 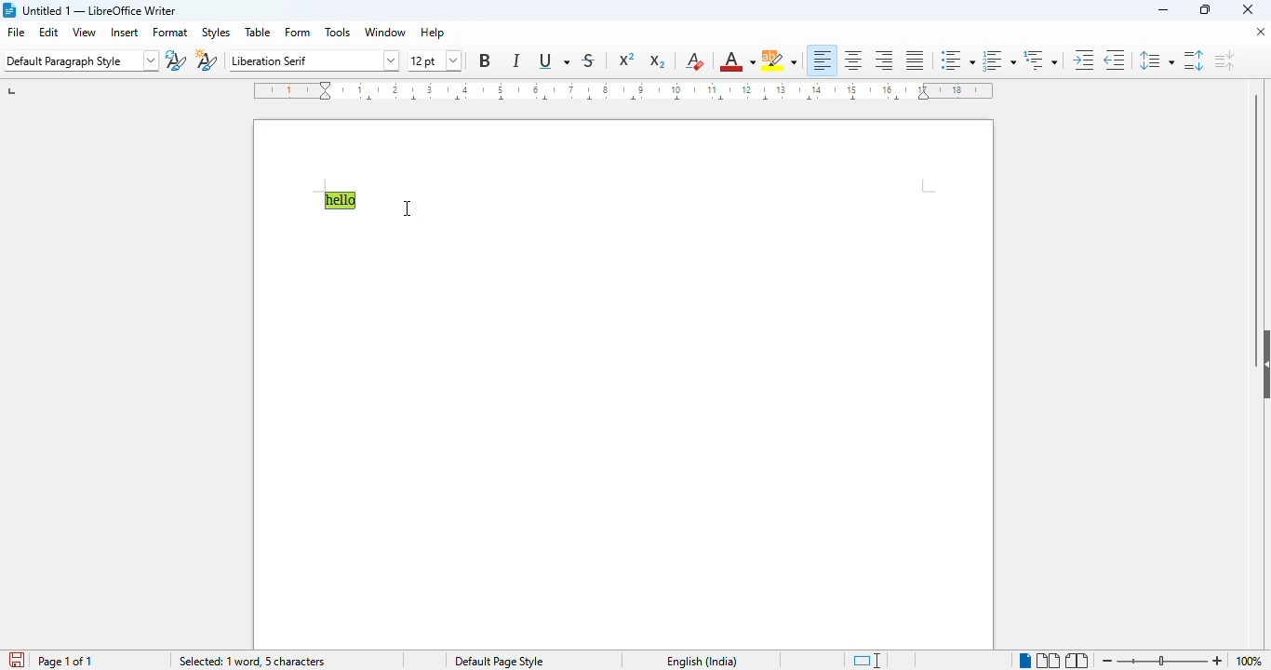 I want to click on click to save the document, so click(x=18, y=660).